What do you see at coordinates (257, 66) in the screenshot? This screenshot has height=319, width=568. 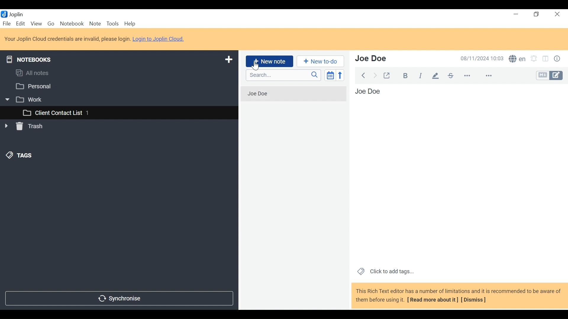 I see `Cursor` at bounding box center [257, 66].